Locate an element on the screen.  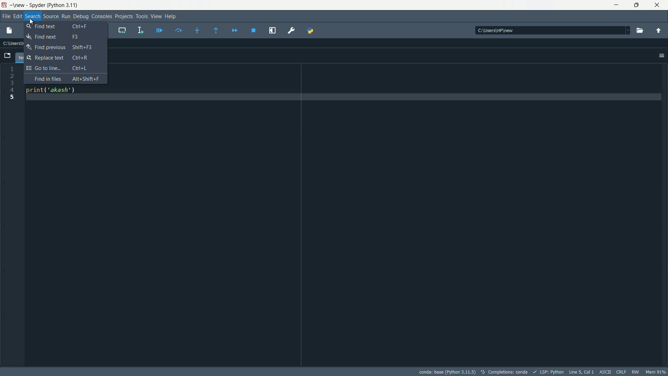
file menu is located at coordinates (6, 16).